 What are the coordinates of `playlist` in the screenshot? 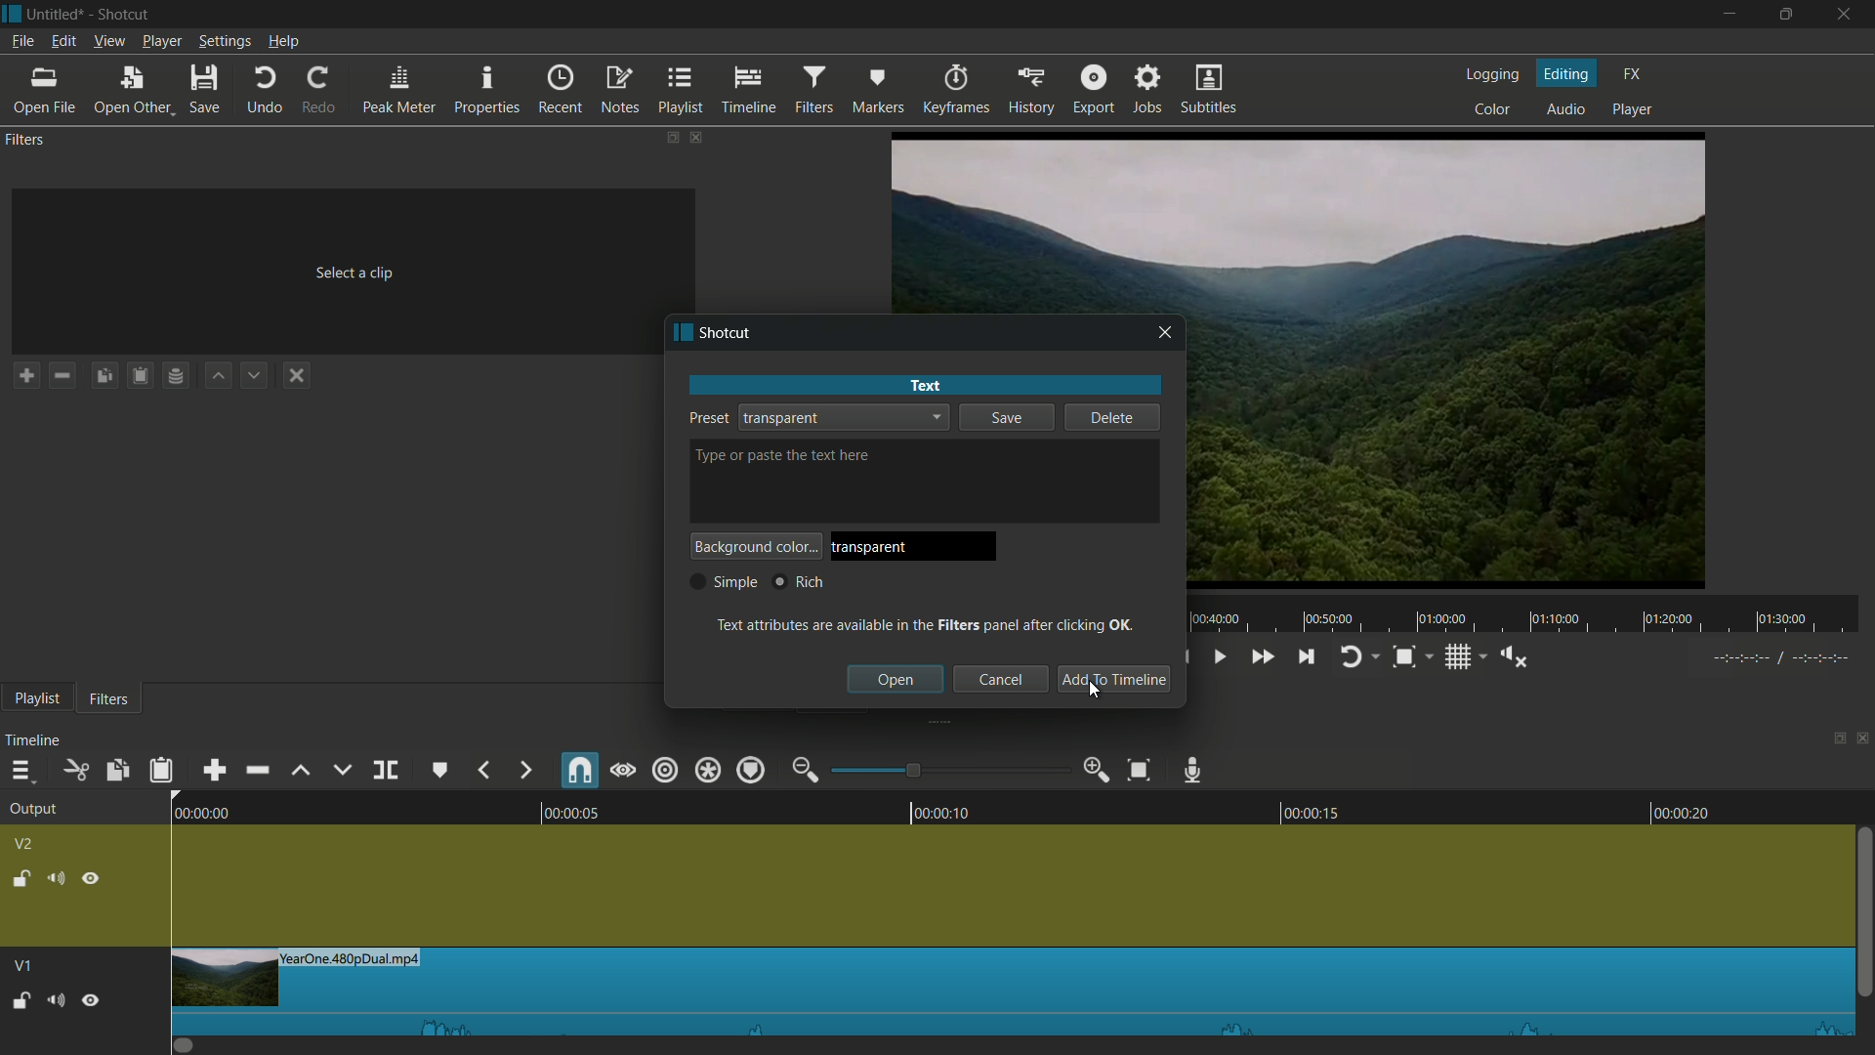 It's located at (36, 697).